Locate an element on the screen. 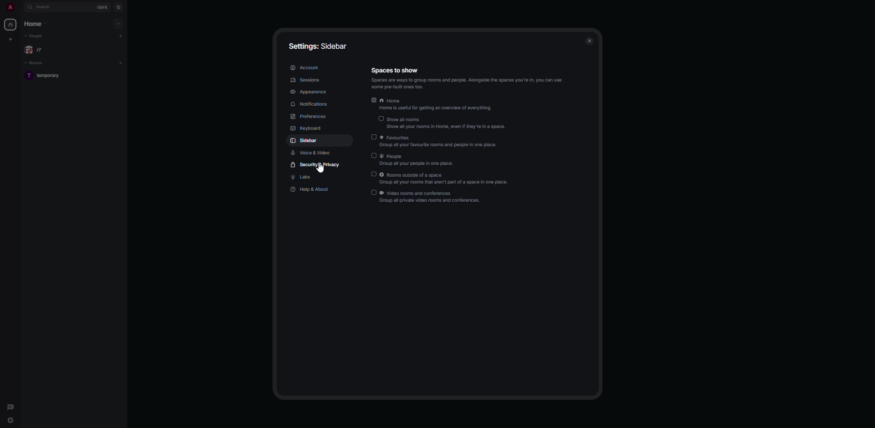  add is located at coordinates (118, 24).